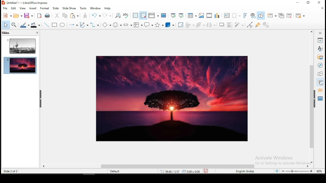 Image resolution: width=326 pixels, height=183 pixels. I want to click on default, so click(119, 172).